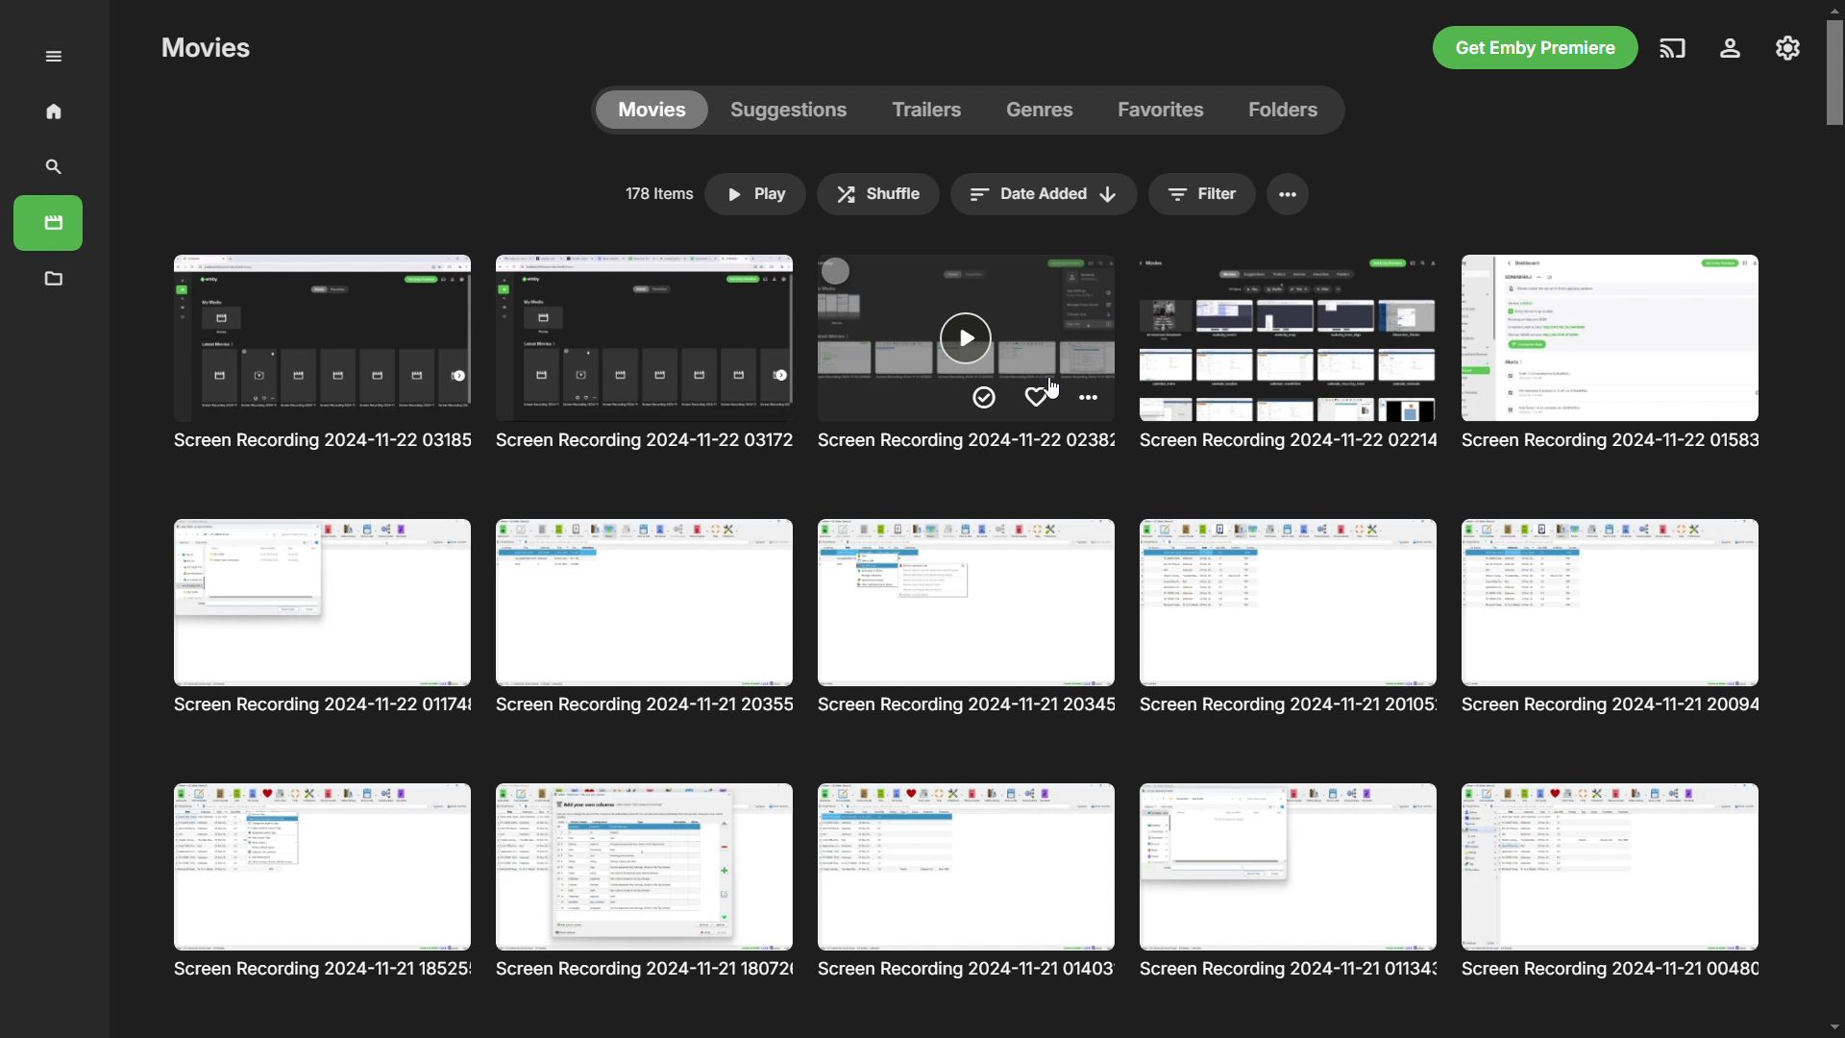 The image size is (1845, 1038). What do you see at coordinates (796, 111) in the screenshot?
I see `suggestions` at bounding box center [796, 111].